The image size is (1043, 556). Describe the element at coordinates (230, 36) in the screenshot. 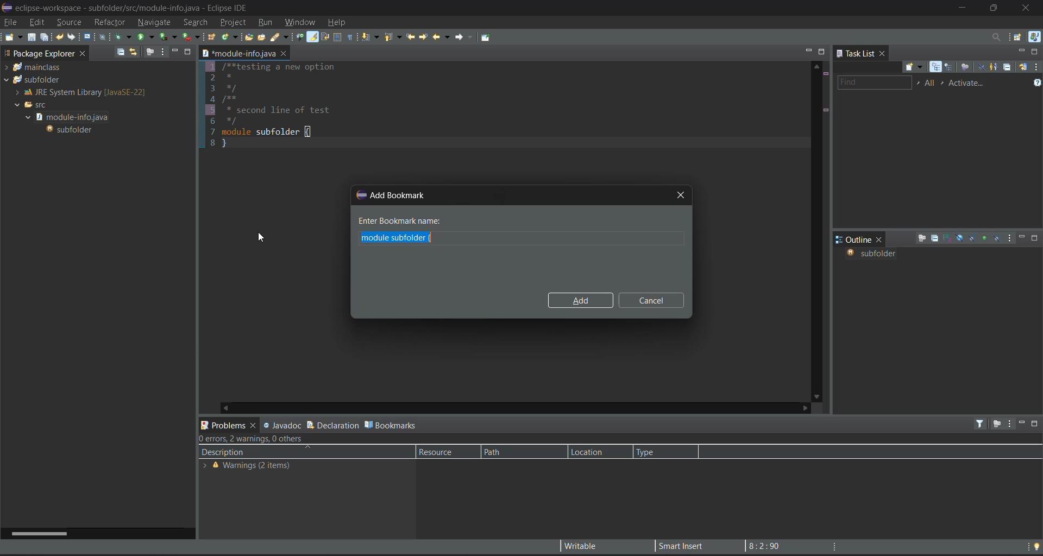

I see `new java class` at that location.